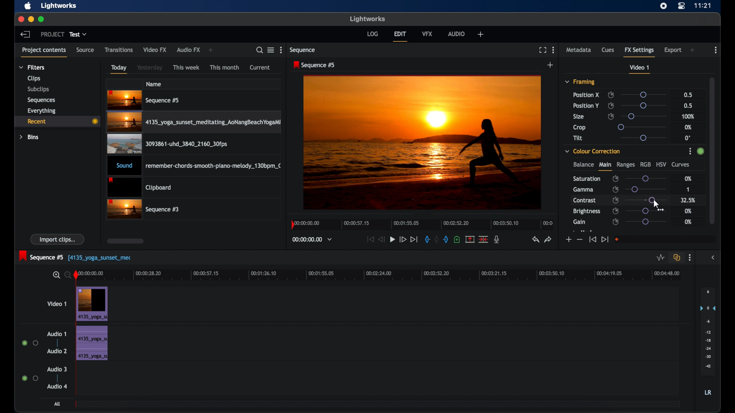 The width and height of the screenshot is (735, 413). What do you see at coordinates (368, 19) in the screenshot?
I see `lightworks` at bounding box center [368, 19].